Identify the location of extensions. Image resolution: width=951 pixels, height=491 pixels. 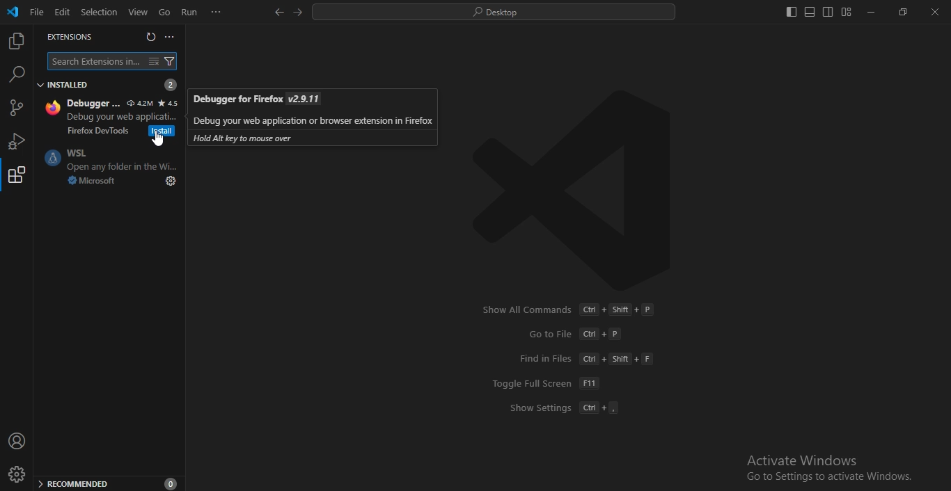
(68, 37).